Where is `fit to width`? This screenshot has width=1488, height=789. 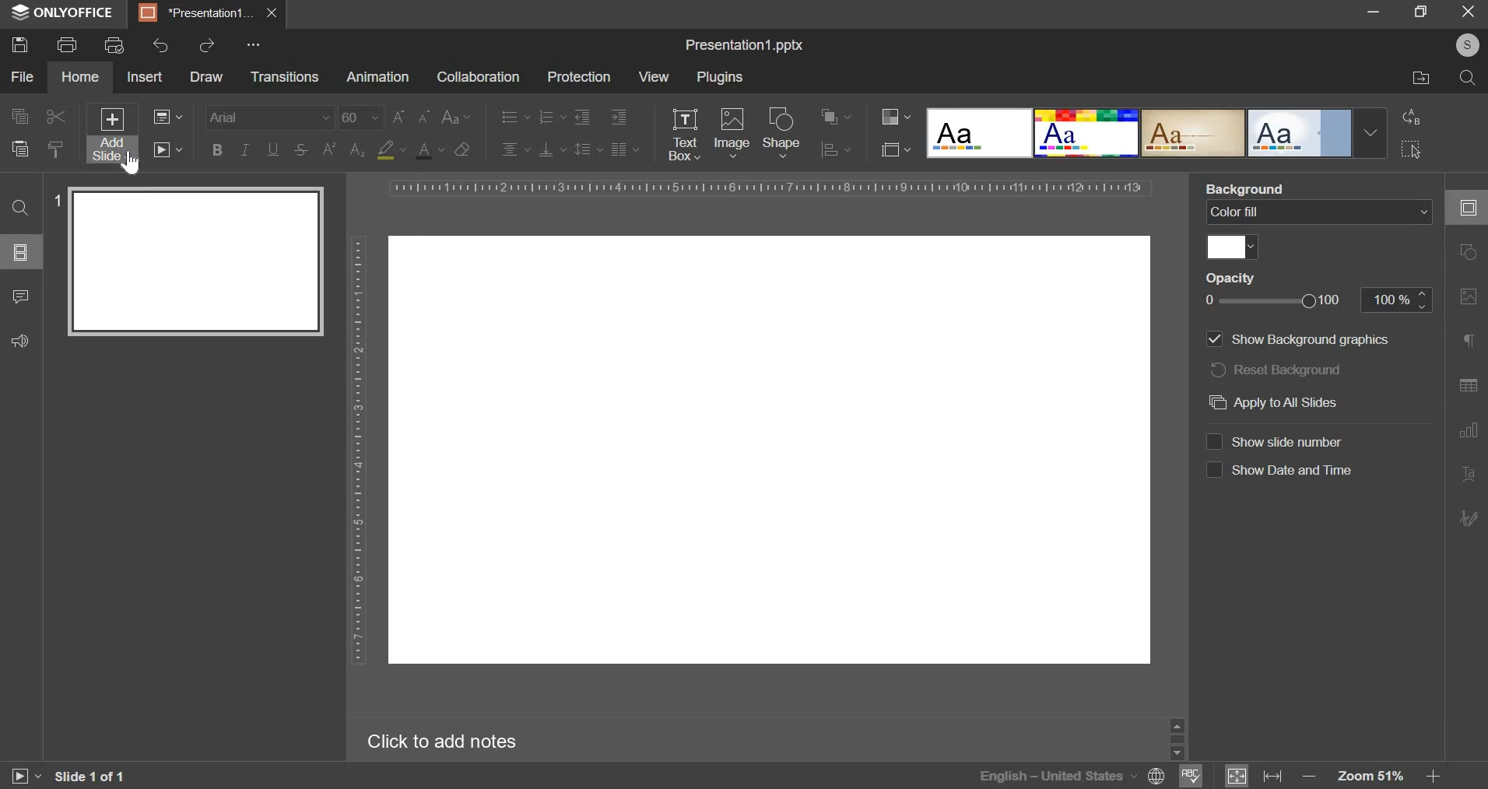 fit to width is located at coordinates (1275, 775).